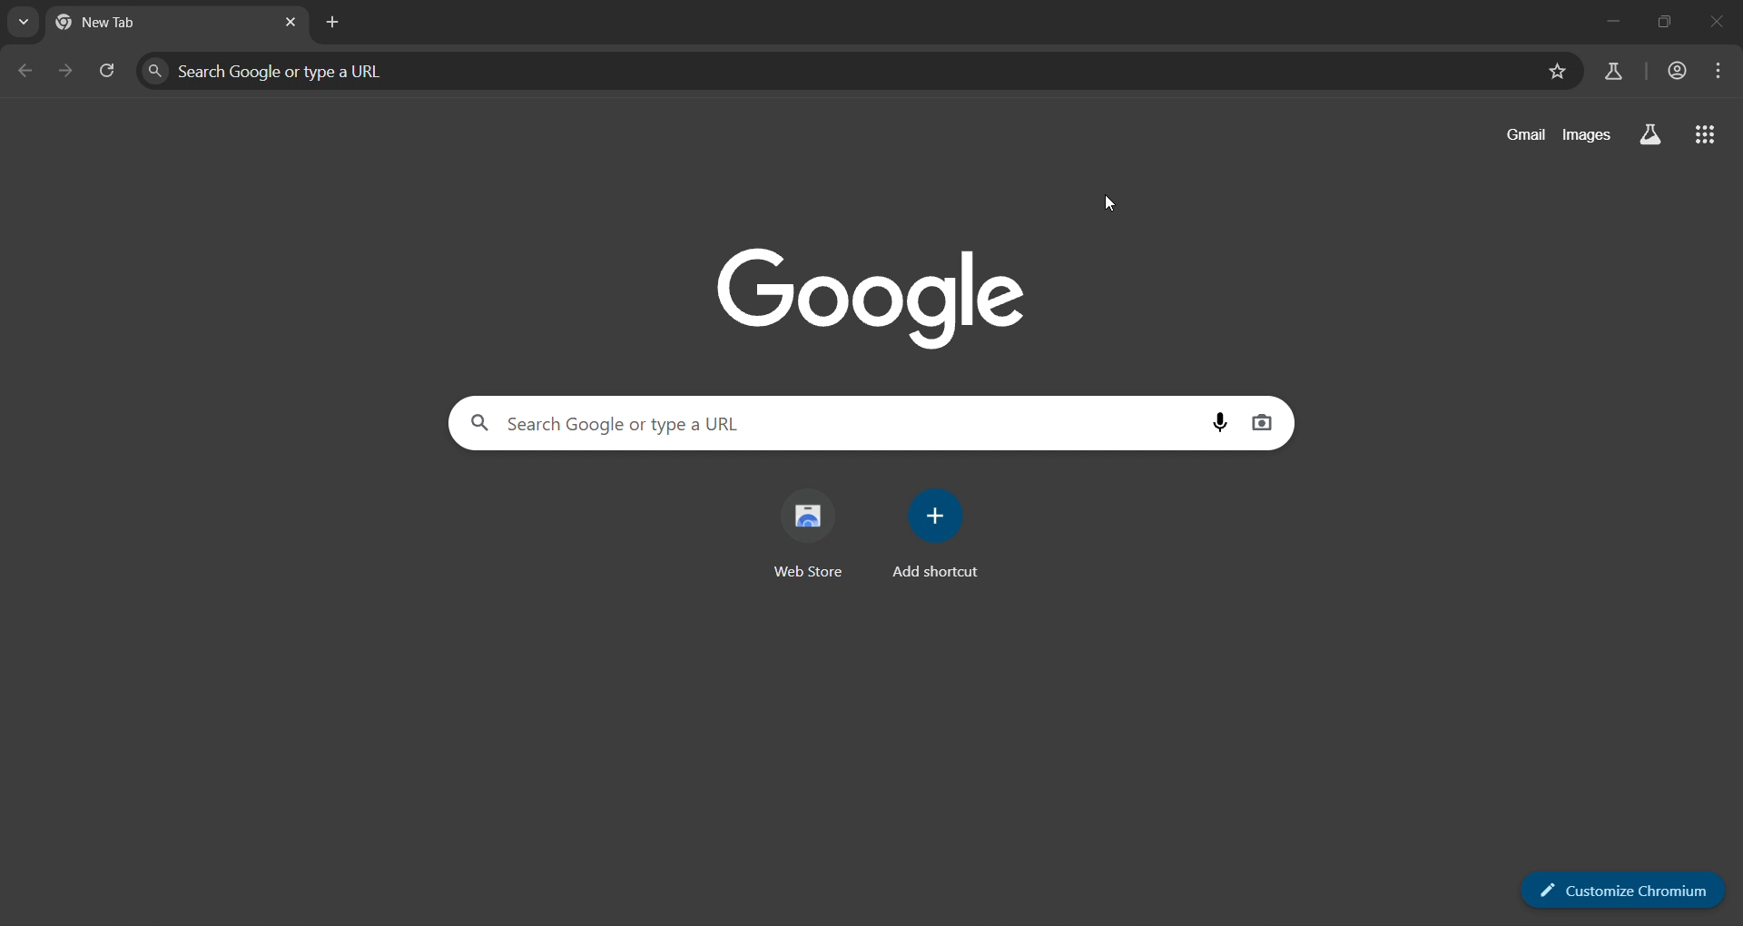 The height and width of the screenshot is (926, 1743). I want to click on go back one page, so click(25, 71).